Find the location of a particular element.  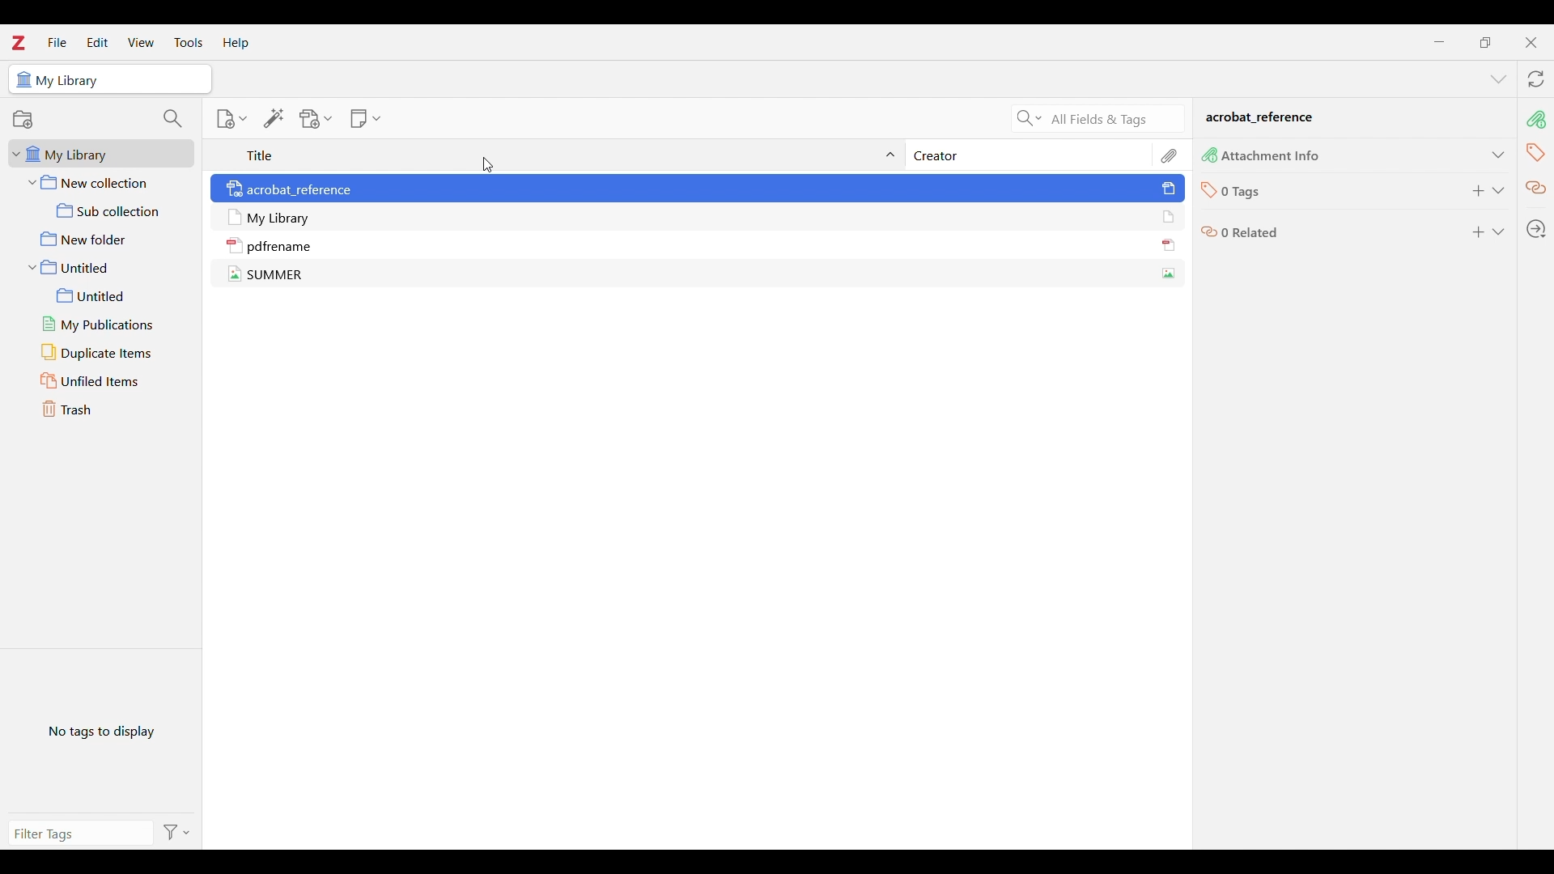

New note options is located at coordinates (366, 119).